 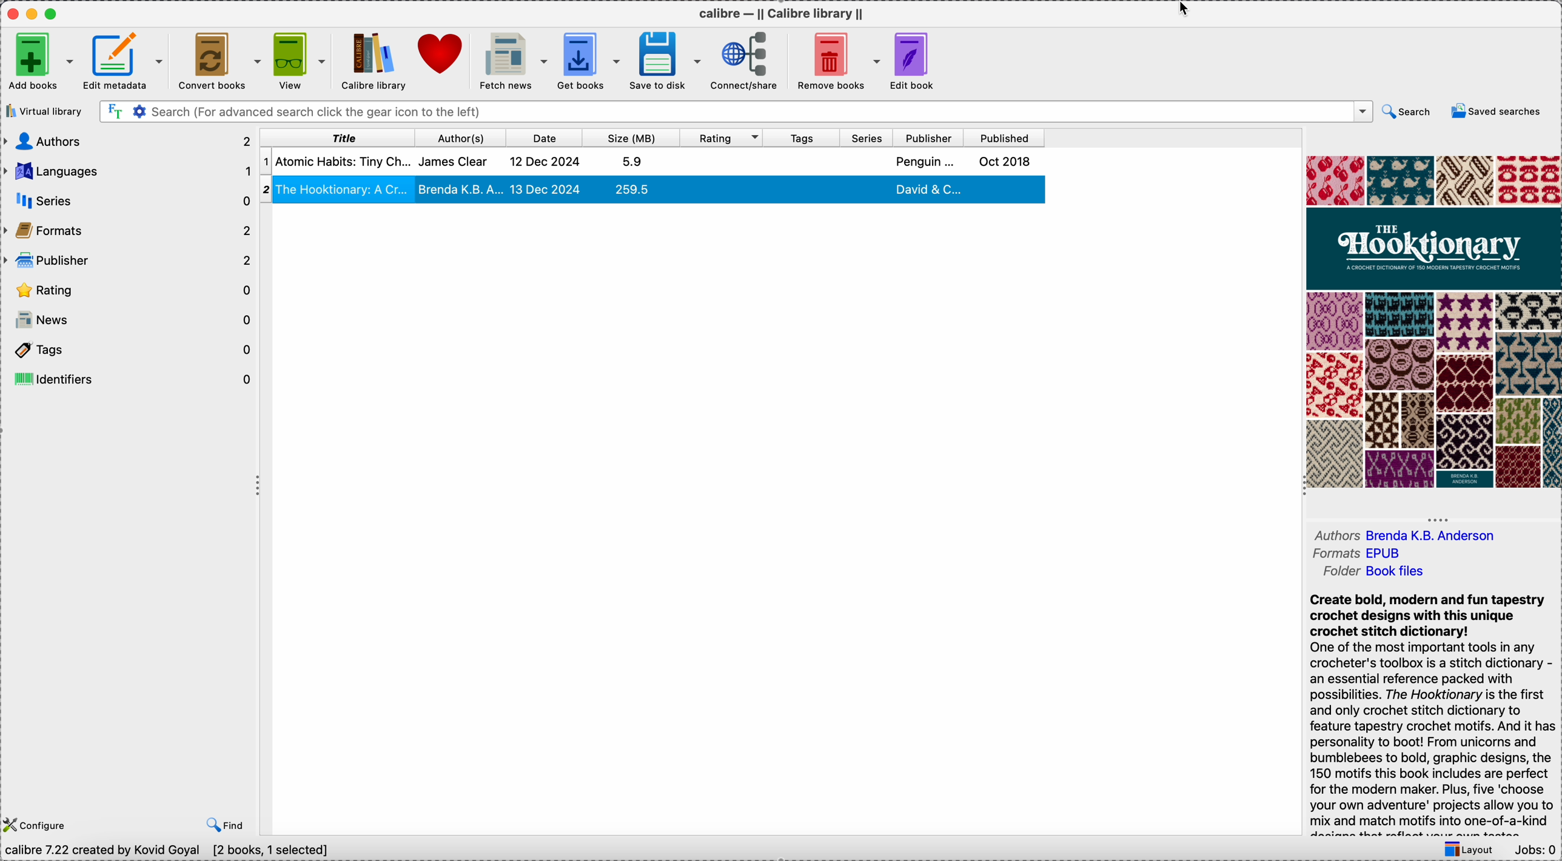 I want to click on news, so click(x=132, y=321).